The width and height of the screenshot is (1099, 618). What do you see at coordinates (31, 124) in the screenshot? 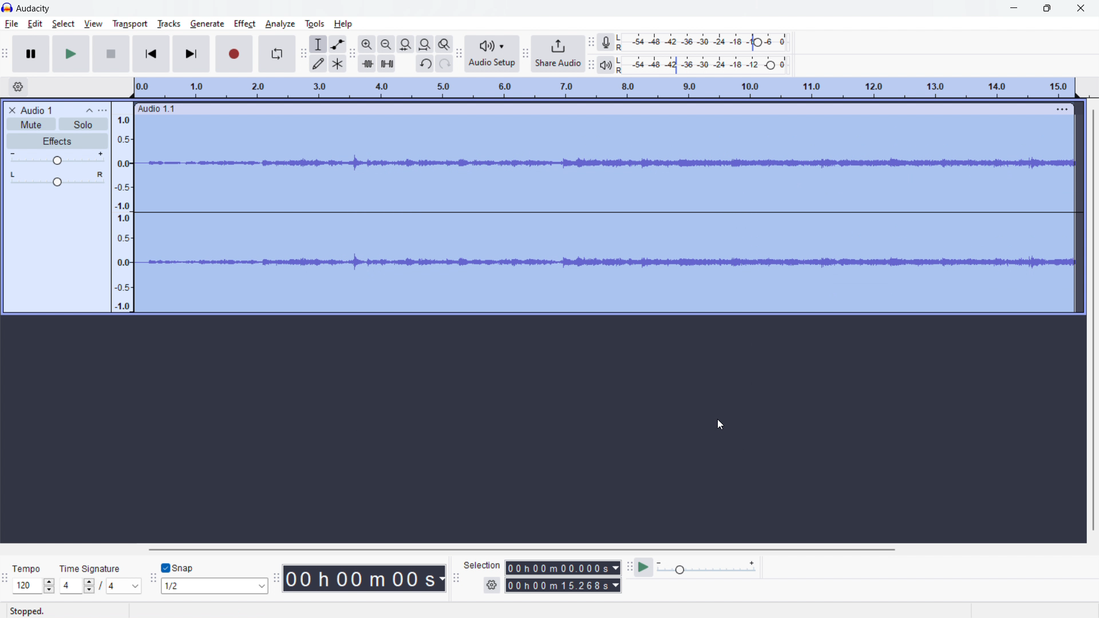
I see `mute` at bounding box center [31, 124].